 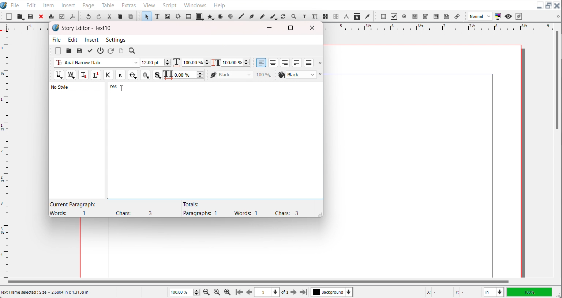 I want to click on Redo, so click(x=98, y=16).